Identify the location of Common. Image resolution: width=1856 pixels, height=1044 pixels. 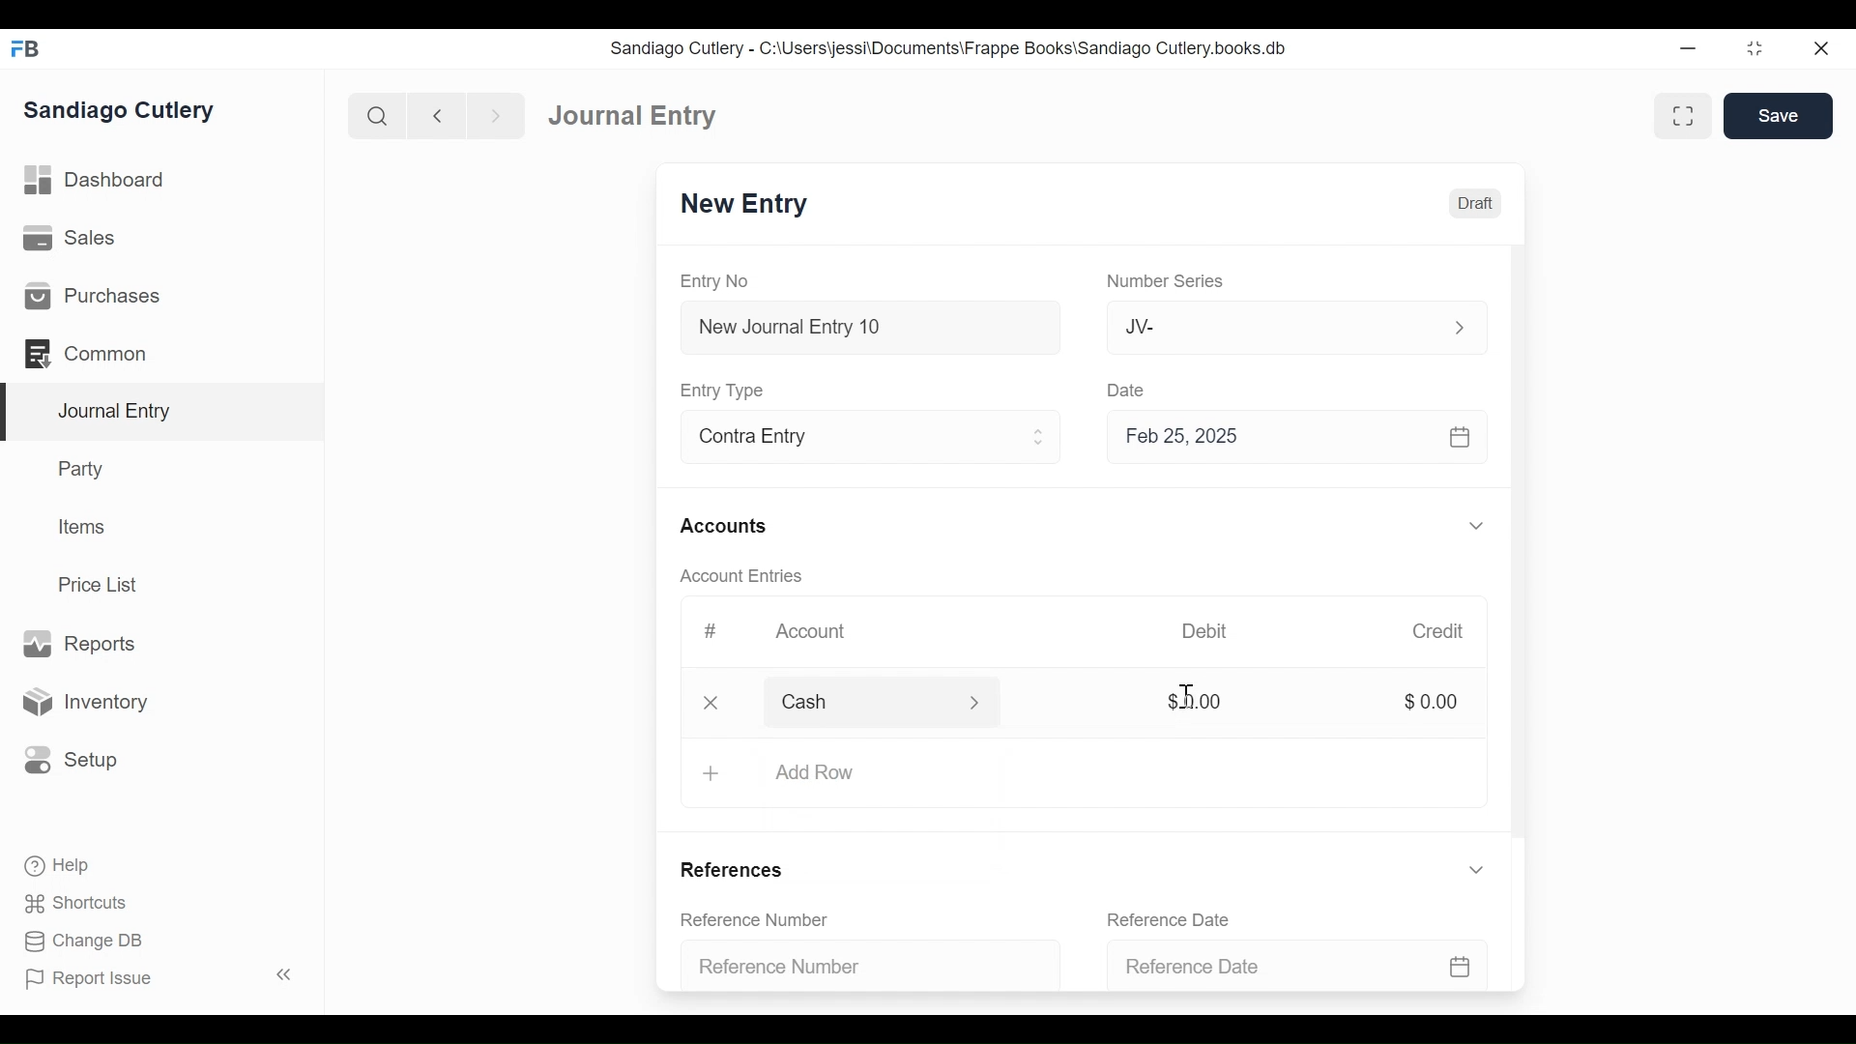
(87, 352).